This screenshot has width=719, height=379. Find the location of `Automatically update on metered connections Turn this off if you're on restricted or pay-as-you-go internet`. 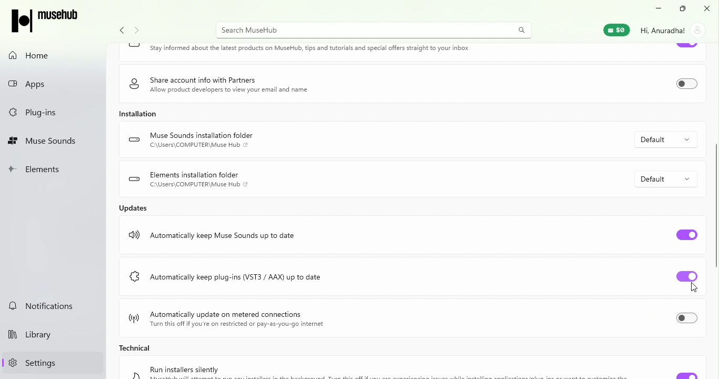

Automatically update on metered connections Turn this off if you're on restricted or pay-as-you-go internet is located at coordinates (241, 320).